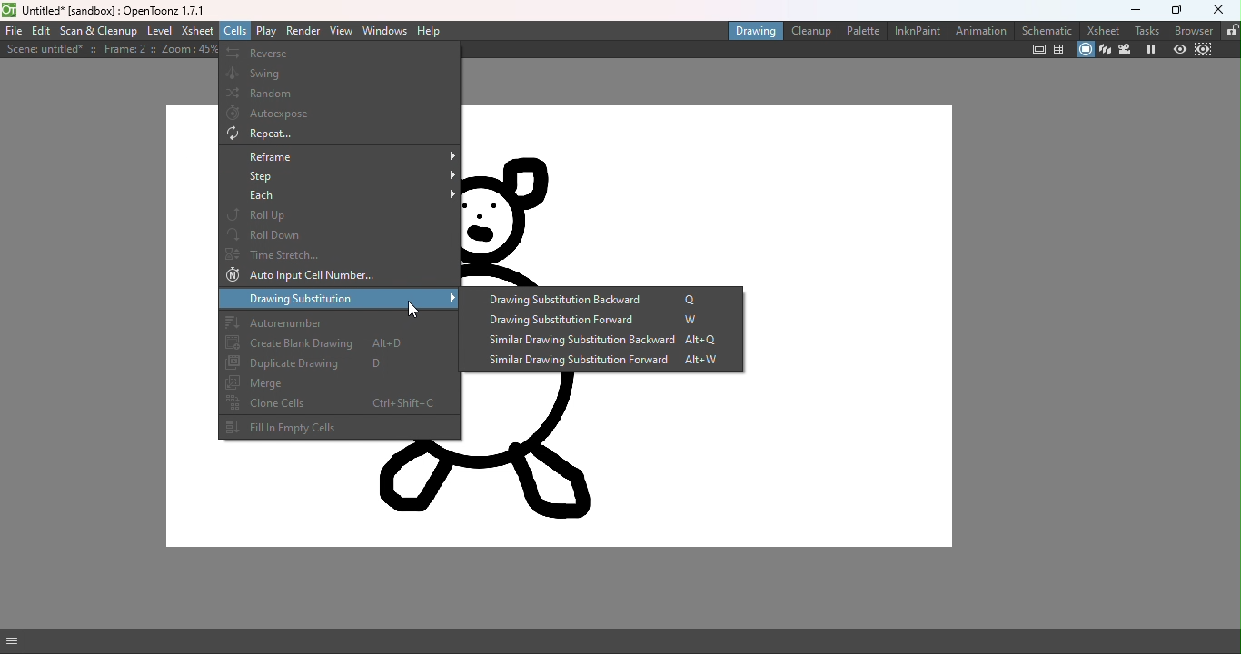 The width and height of the screenshot is (1241, 654). Describe the element at coordinates (339, 134) in the screenshot. I see `Repeat` at that location.